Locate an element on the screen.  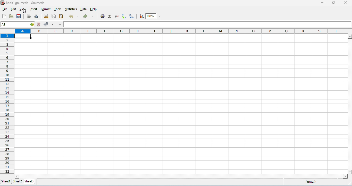
cell options is located at coordinates (32, 24).